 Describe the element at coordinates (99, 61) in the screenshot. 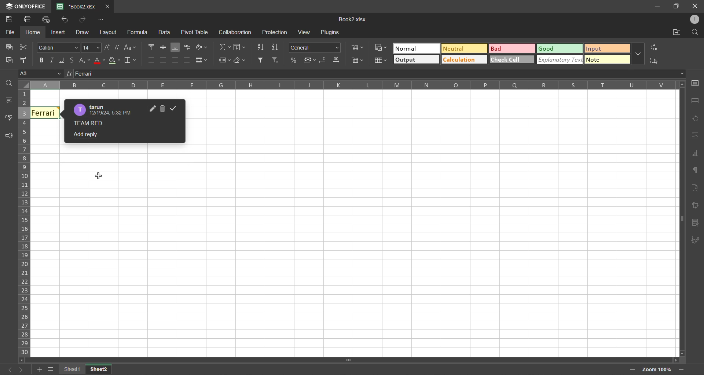

I see `font color` at that location.